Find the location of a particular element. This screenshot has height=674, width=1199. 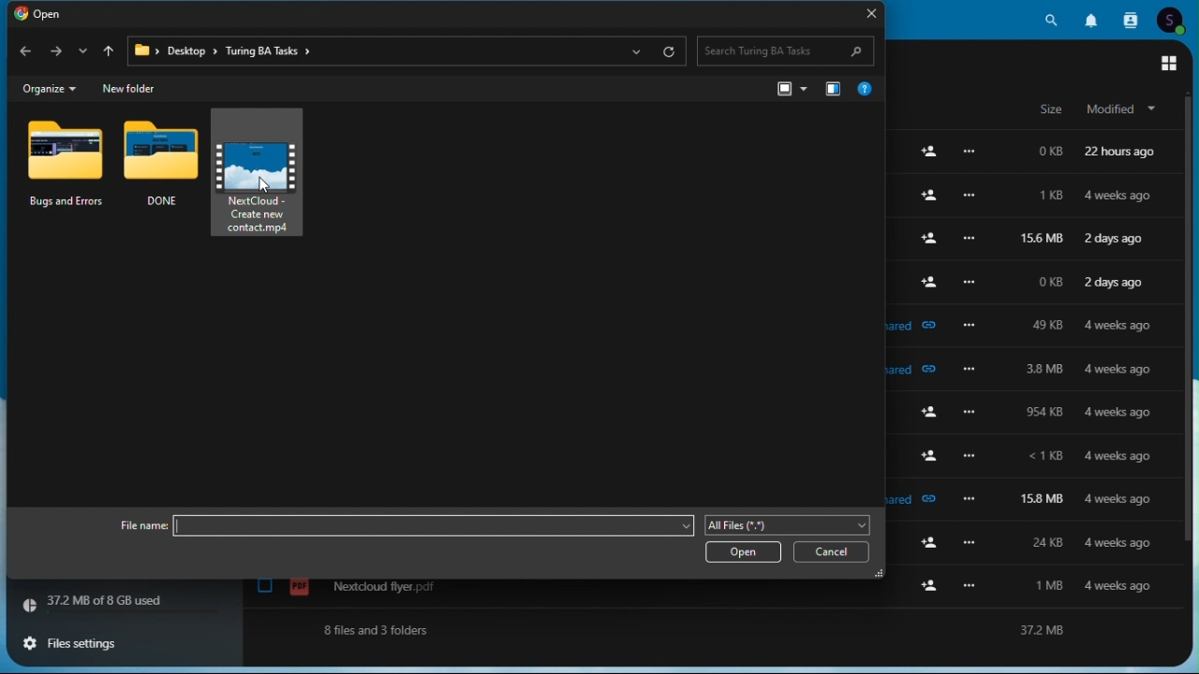

add user is located at coordinates (930, 413).